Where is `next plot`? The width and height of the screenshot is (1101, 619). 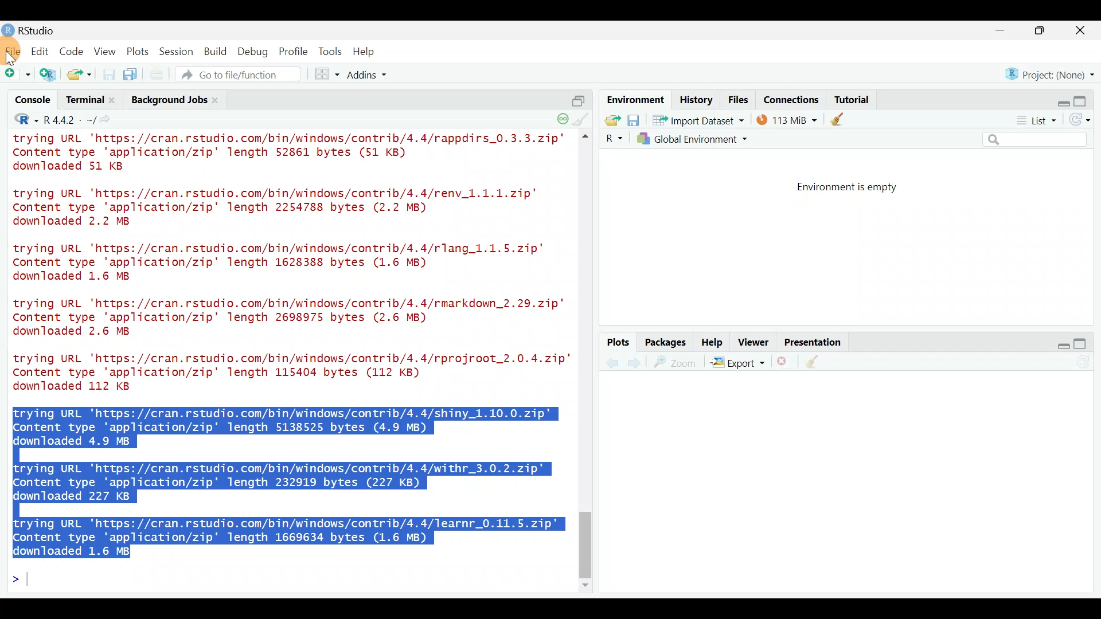 next plot is located at coordinates (612, 363).